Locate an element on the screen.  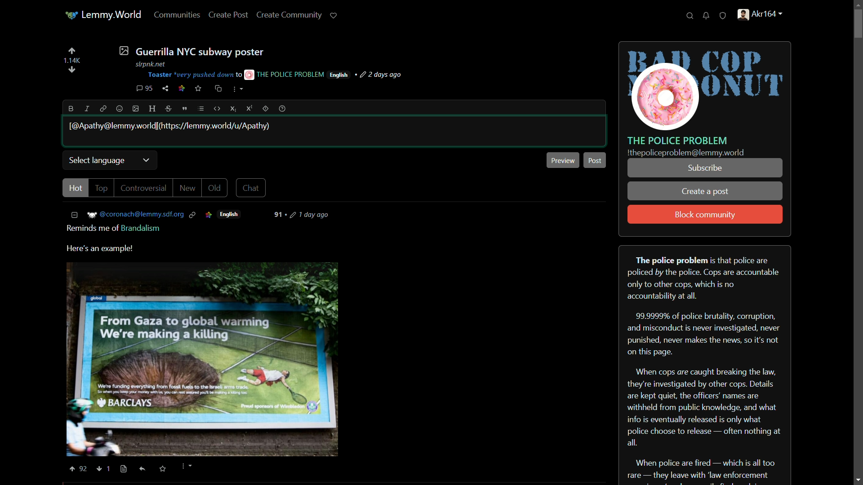
English is located at coordinates (232, 215).